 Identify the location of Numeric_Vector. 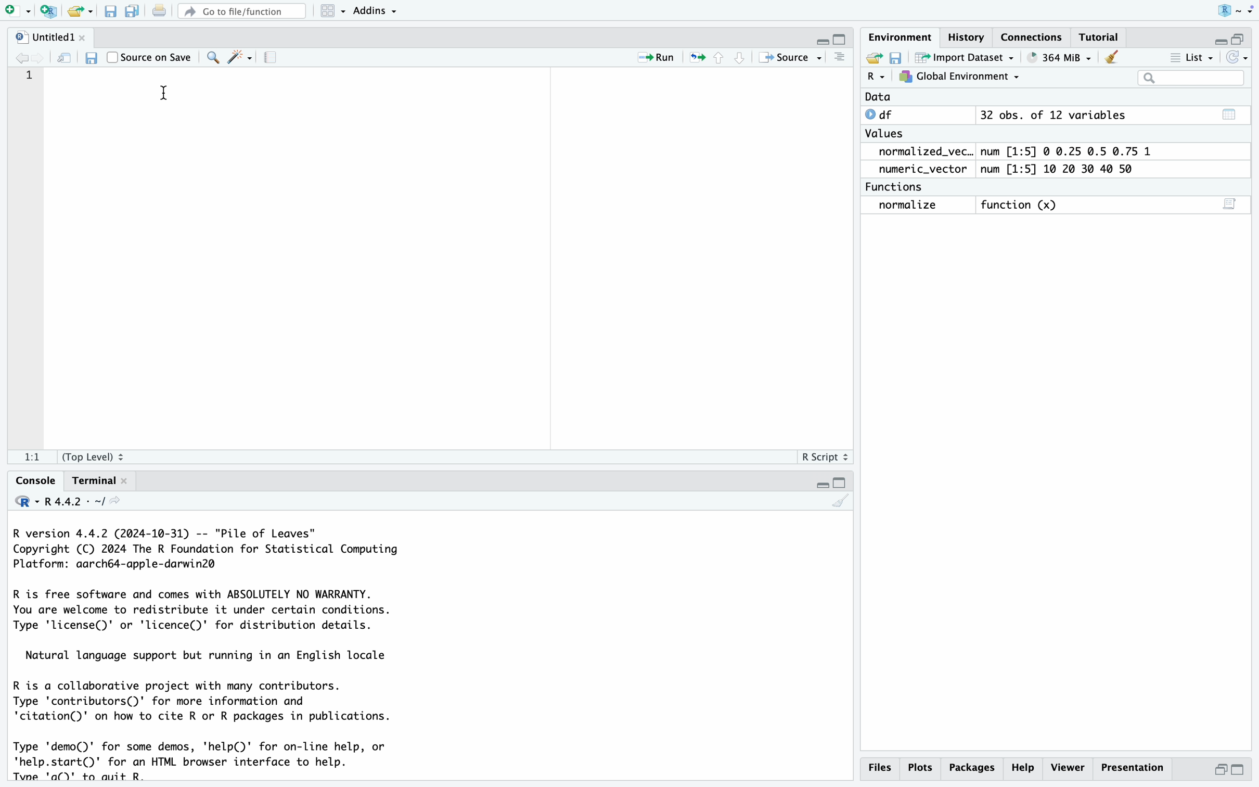
(918, 170).